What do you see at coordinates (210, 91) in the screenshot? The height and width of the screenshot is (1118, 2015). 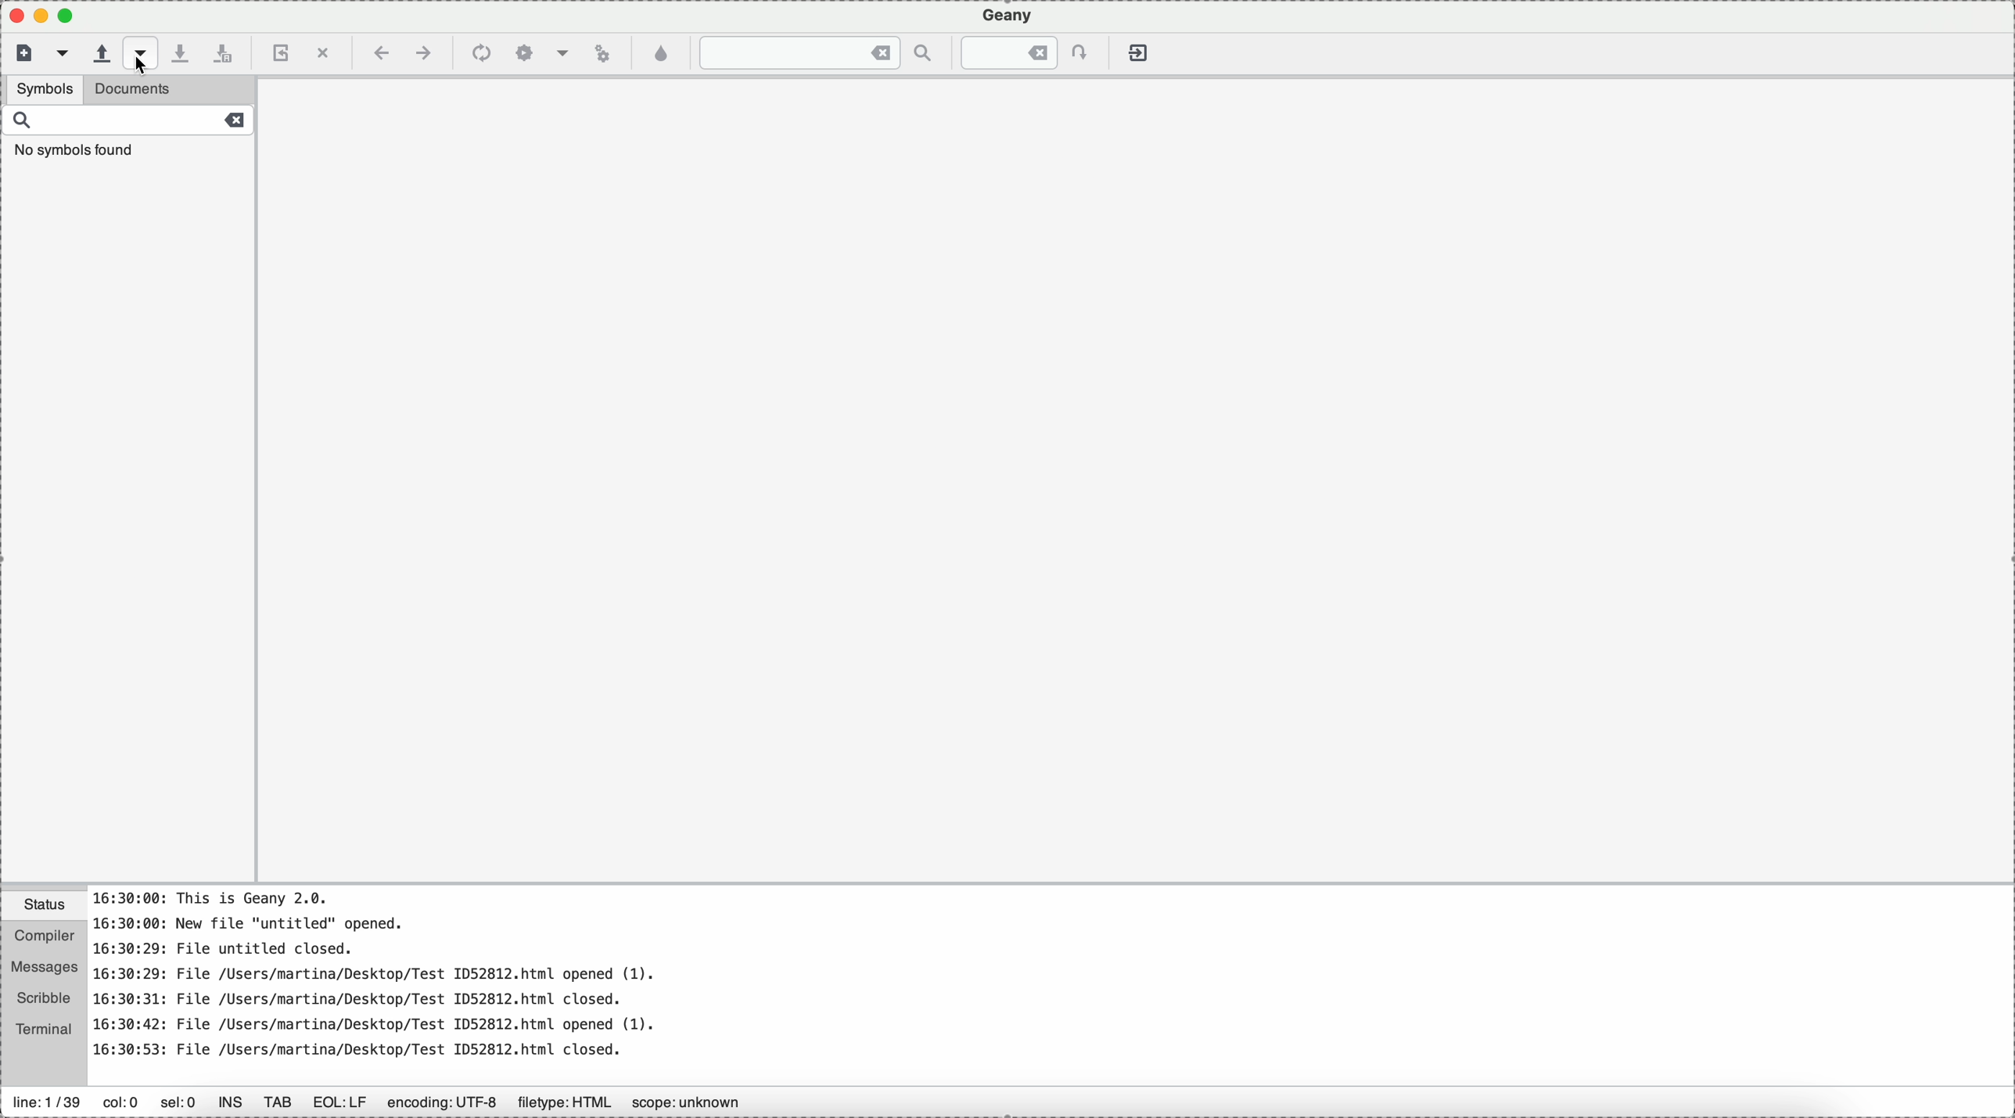 I see `documents` at bounding box center [210, 91].